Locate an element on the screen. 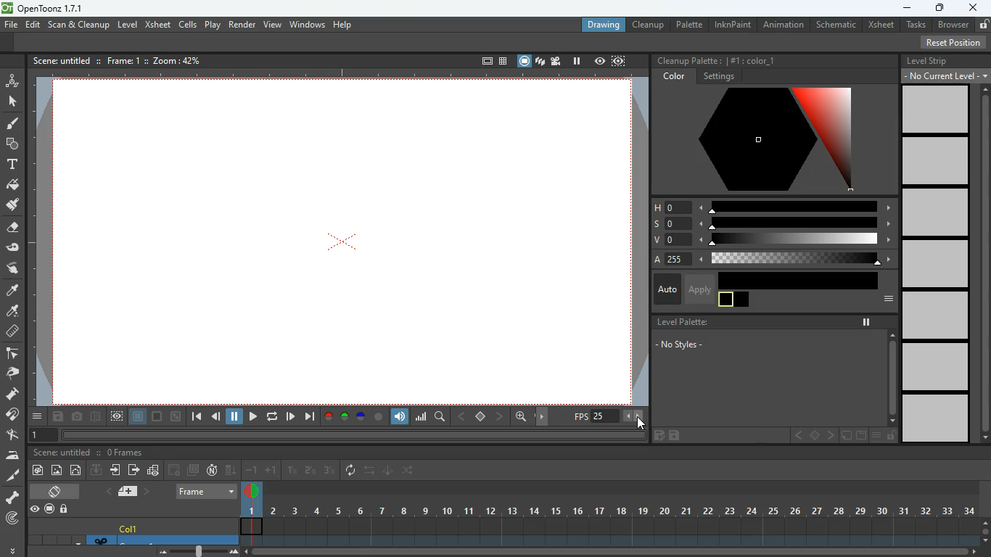 The image size is (991, 557). settings is located at coordinates (716, 77).